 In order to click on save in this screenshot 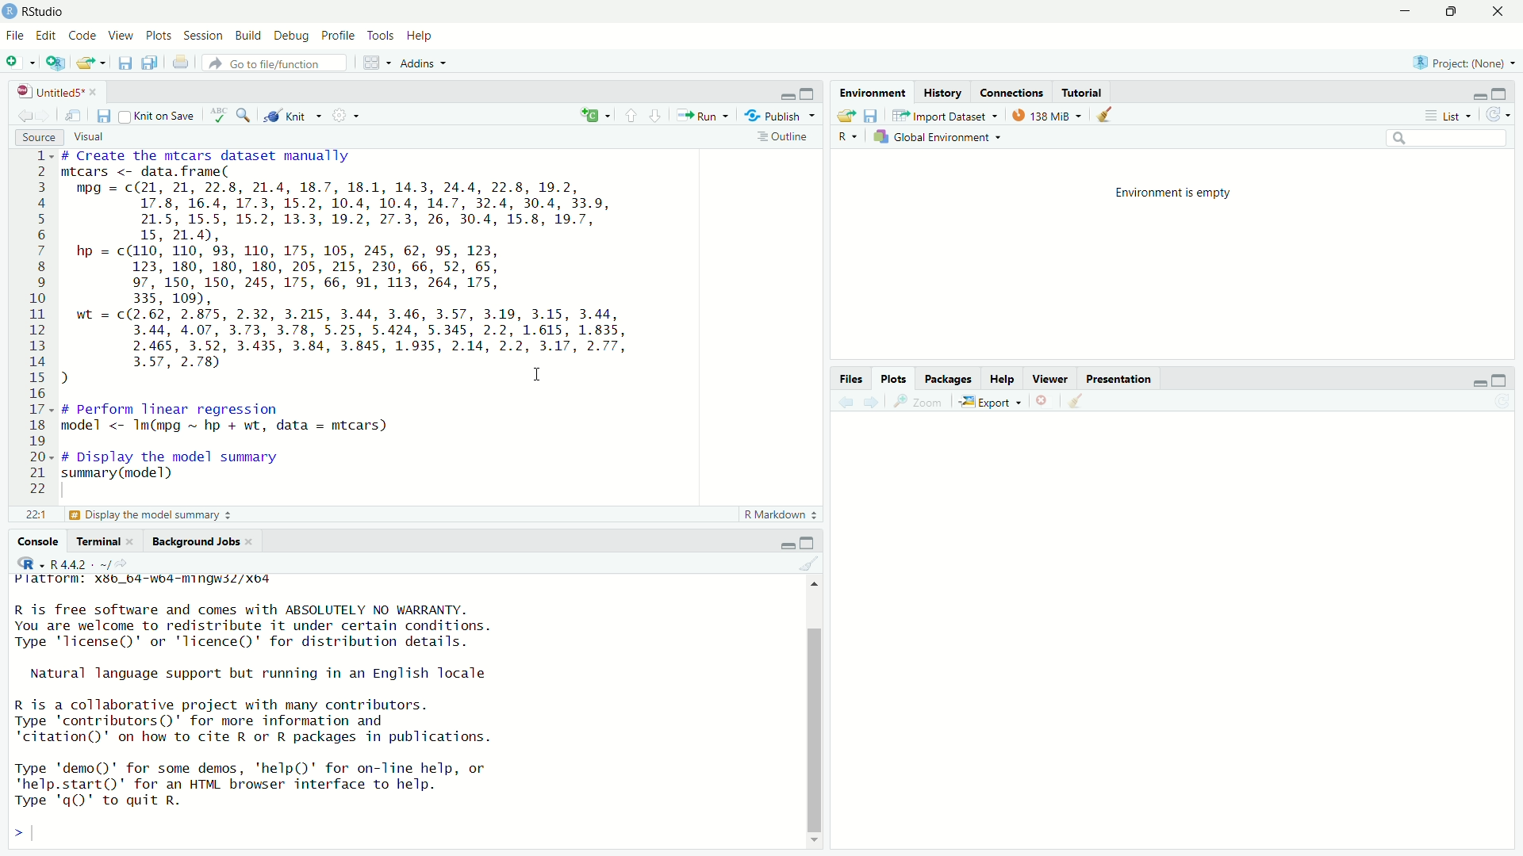, I will do `click(103, 117)`.